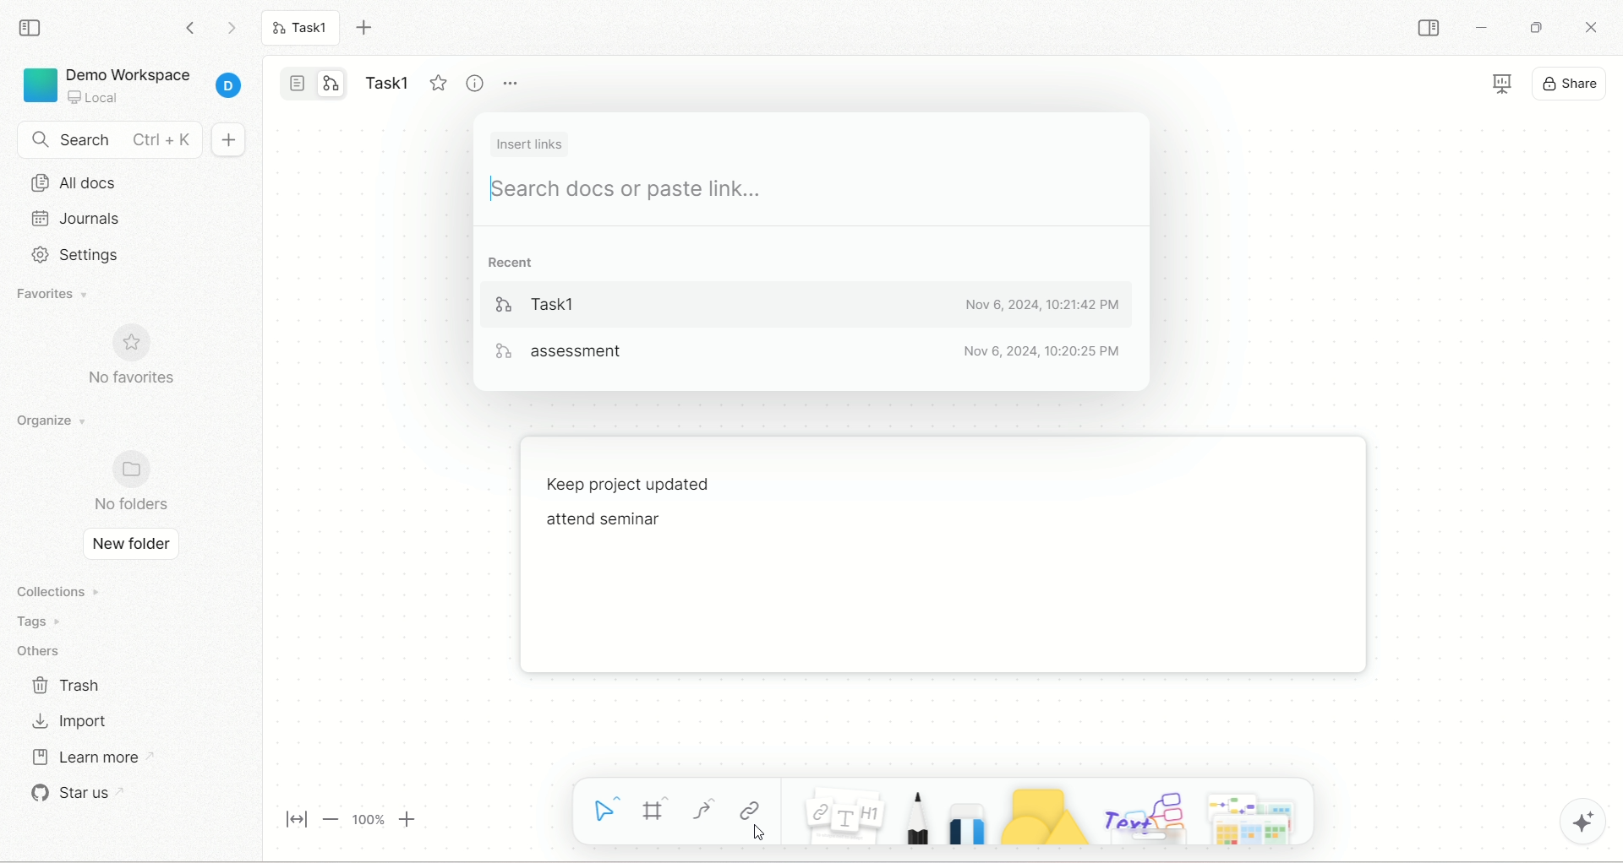  What do you see at coordinates (1043, 817) in the screenshot?
I see `shapes` at bounding box center [1043, 817].